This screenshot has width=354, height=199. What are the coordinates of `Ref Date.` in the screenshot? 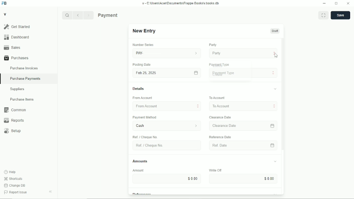 It's located at (239, 145).